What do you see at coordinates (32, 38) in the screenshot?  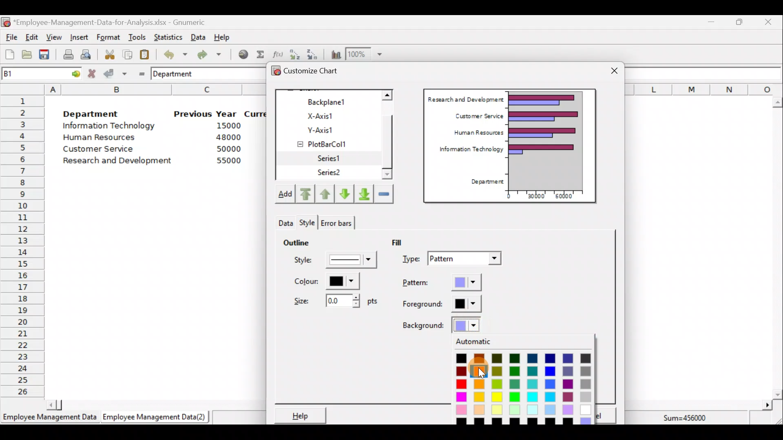 I see `Edit` at bounding box center [32, 38].